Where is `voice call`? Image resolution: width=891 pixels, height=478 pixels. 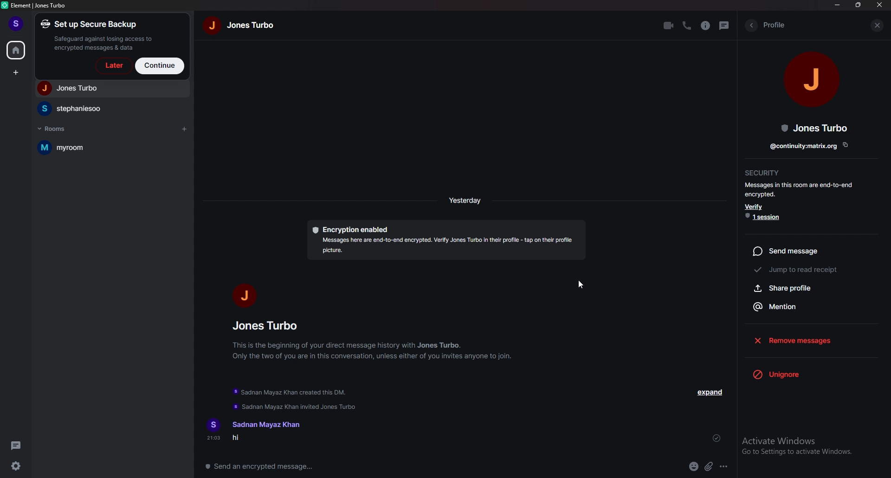 voice call is located at coordinates (686, 26).